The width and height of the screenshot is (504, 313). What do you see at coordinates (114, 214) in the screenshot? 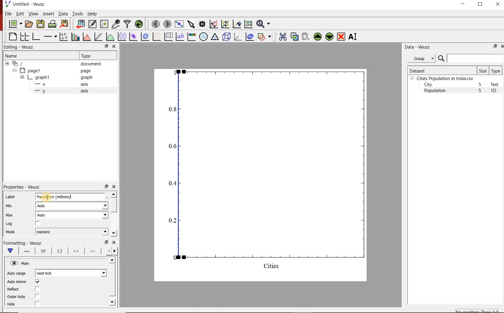
I see `scrollbar` at bounding box center [114, 214].